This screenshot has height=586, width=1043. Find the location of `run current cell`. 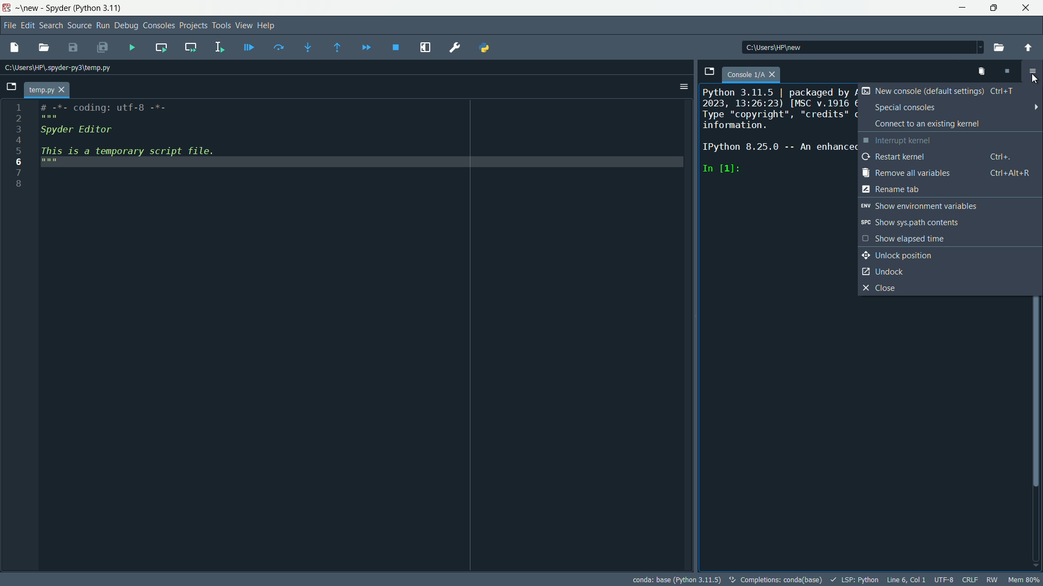

run current cell is located at coordinates (161, 47).